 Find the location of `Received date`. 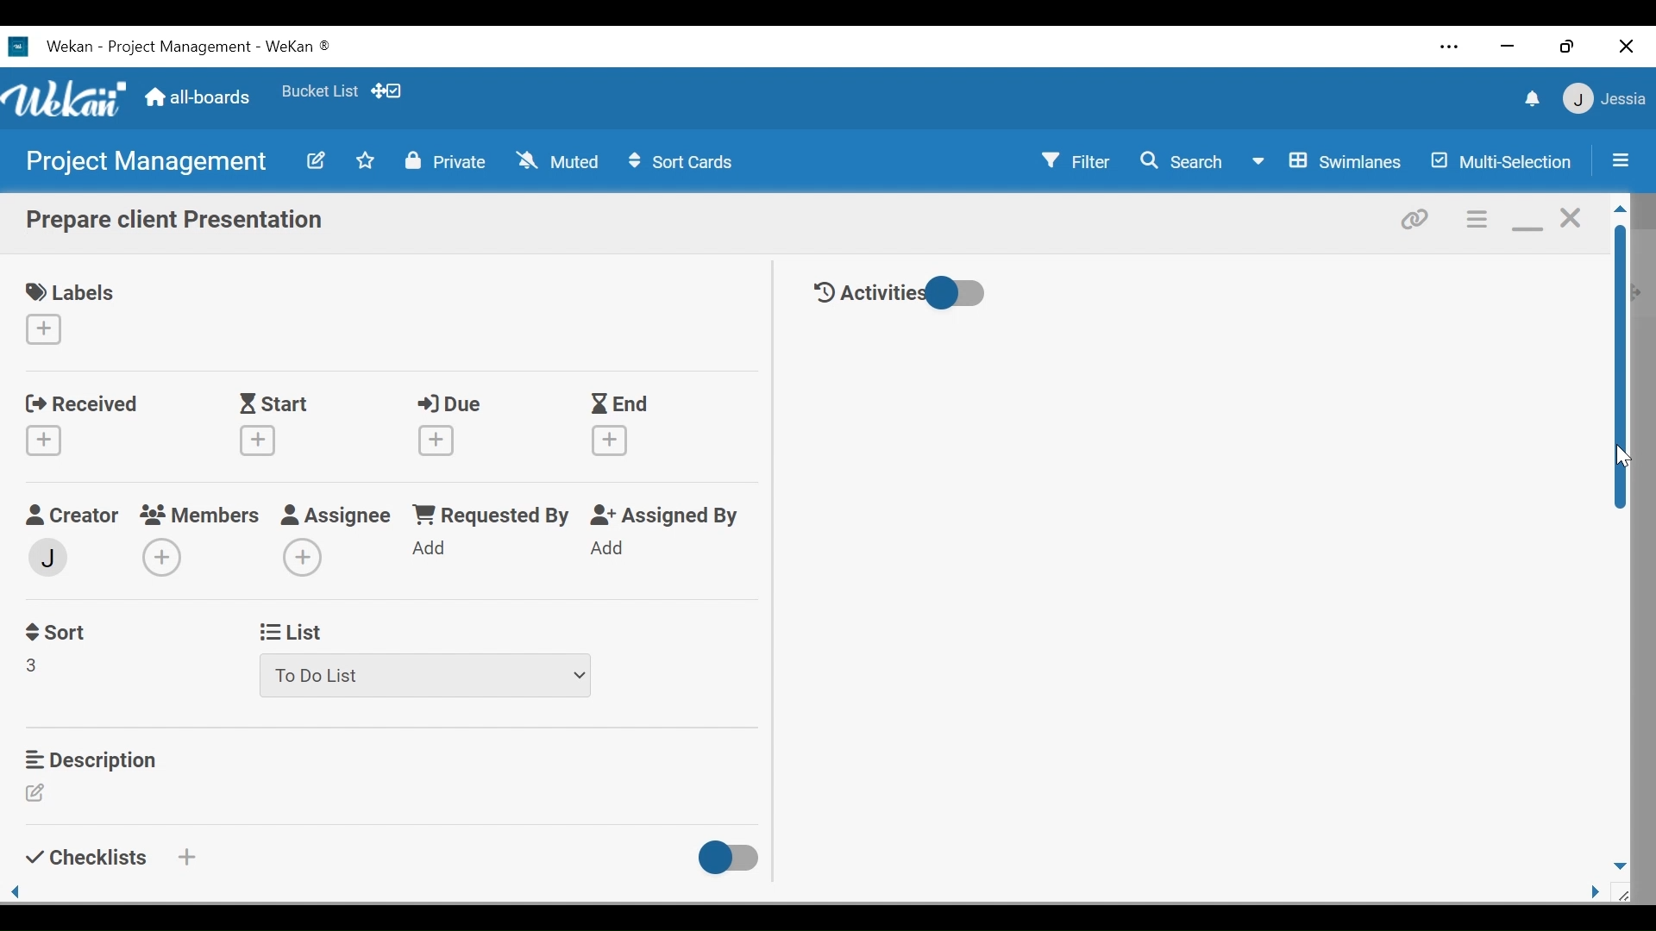

Received date is located at coordinates (84, 404).